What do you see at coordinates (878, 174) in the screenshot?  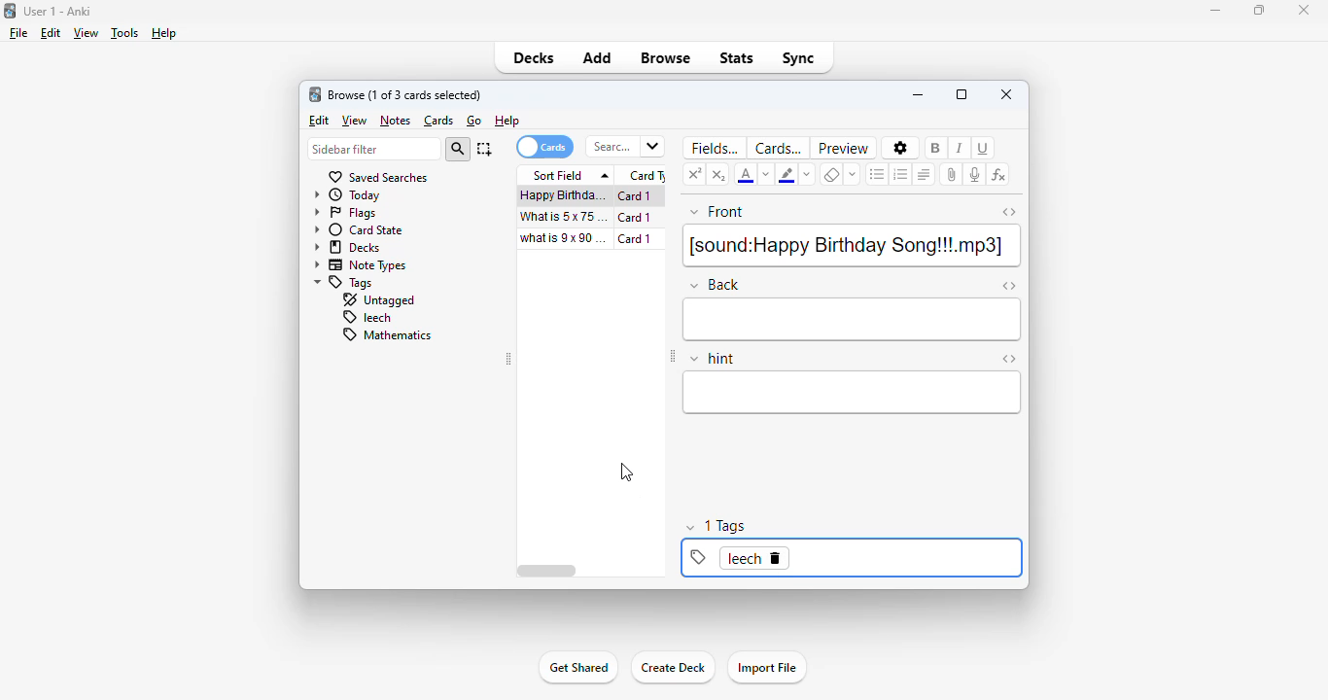 I see `unordered list` at bounding box center [878, 174].